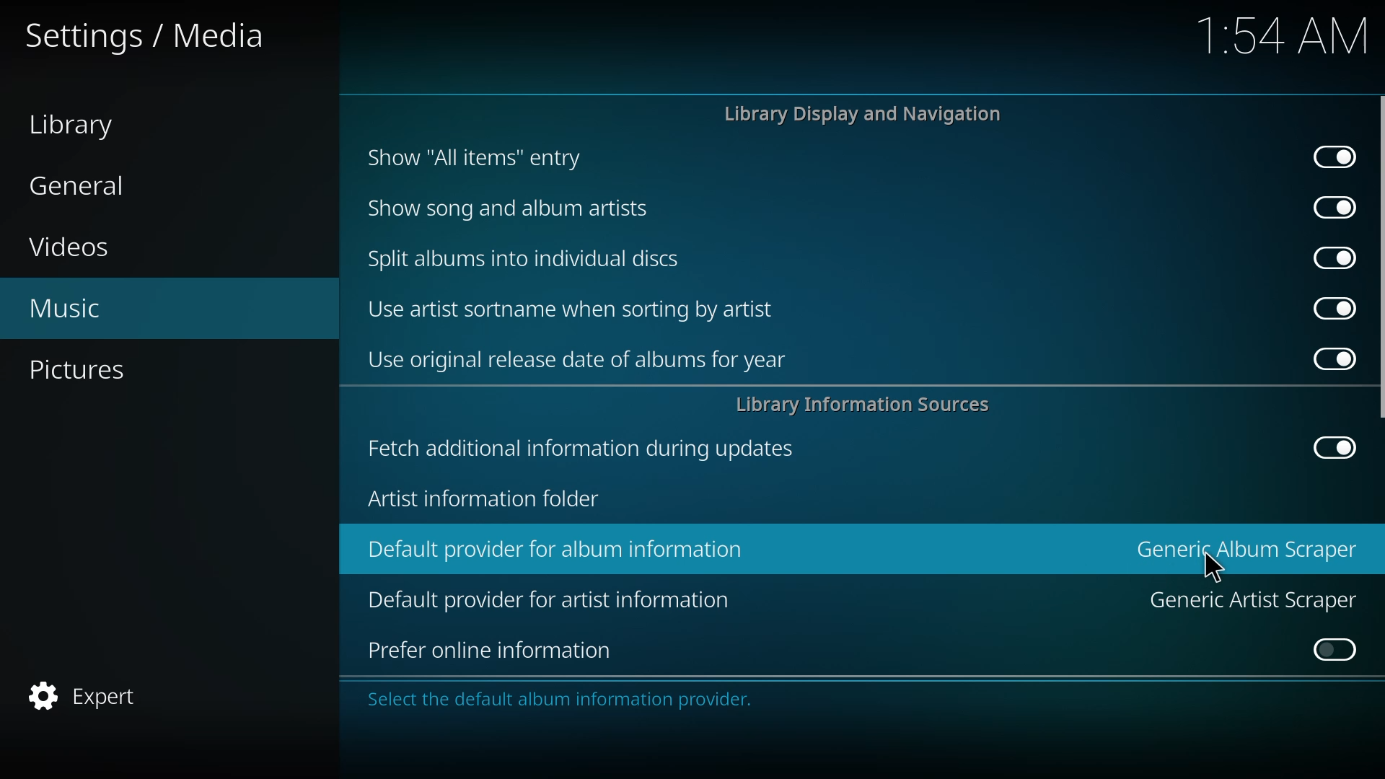 The width and height of the screenshot is (1385, 779). What do you see at coordinates (1329, 257) in the screenshot?
I see `enabled` at bounding box center [1329, 257].